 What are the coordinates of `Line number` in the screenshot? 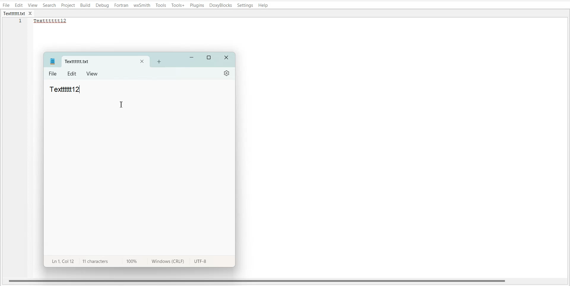 It's located at (21, 23).